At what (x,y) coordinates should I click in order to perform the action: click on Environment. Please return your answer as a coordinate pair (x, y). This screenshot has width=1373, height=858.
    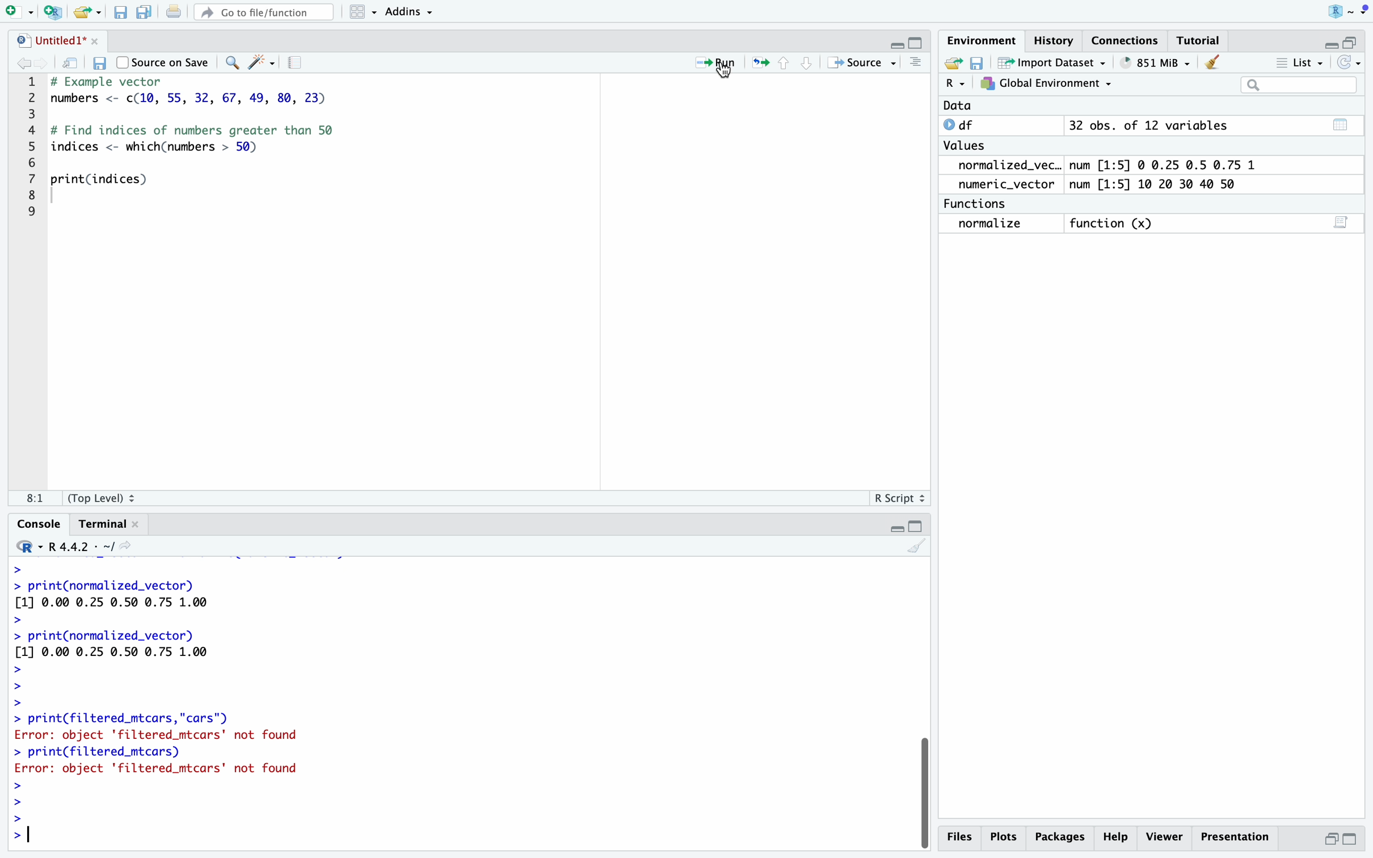
    Looking at the image, I should click on (980, 41).